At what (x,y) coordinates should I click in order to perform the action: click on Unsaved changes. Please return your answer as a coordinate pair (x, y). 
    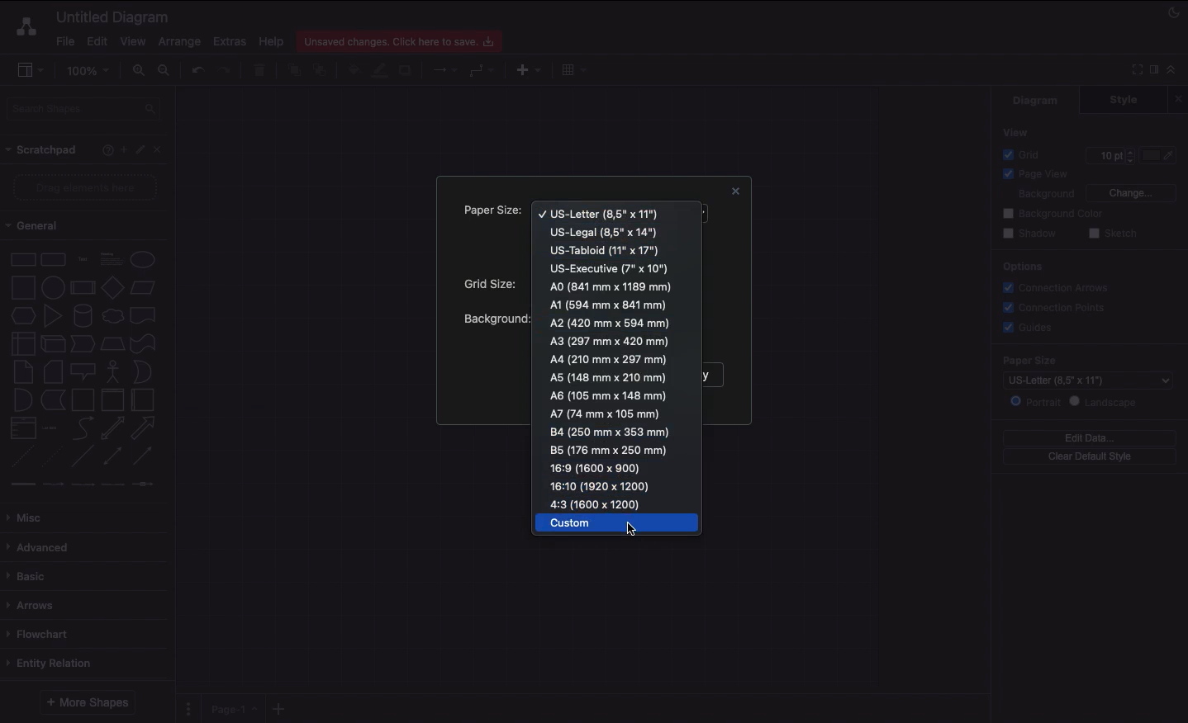
    Looking at the image, I should click on (402, 39).